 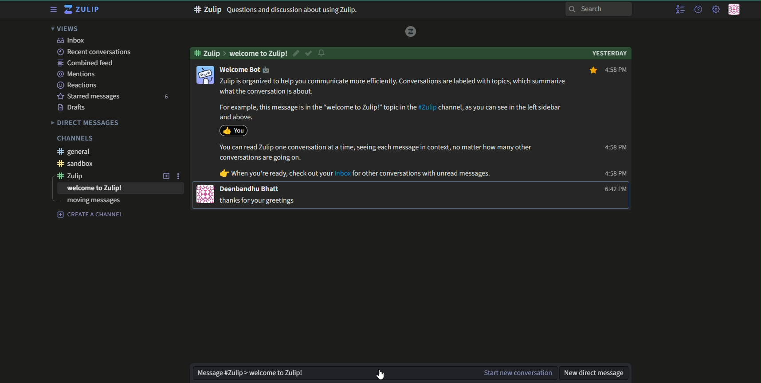 What do you see at coordinates (94, 52) in the screenshot?
I see `recent conversations` at bounding box center [94, 52].